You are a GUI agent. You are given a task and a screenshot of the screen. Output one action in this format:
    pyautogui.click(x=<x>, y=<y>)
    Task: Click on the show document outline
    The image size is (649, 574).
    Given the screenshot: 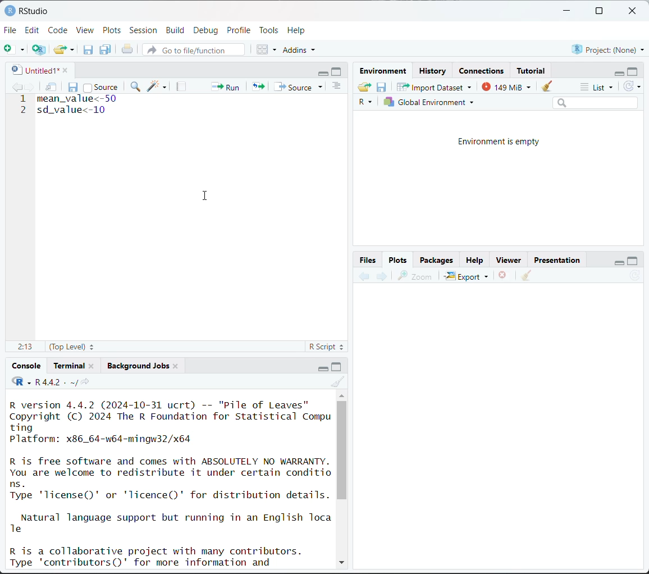 What is the action you would take?
    pyautogui.click(x=339, y=87)
    